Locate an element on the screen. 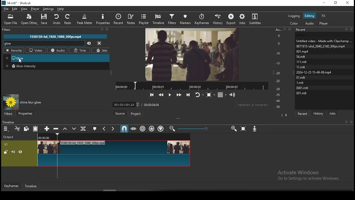 The image size is (355, 200). play quickly forwards is located at coordinates (179, 94).